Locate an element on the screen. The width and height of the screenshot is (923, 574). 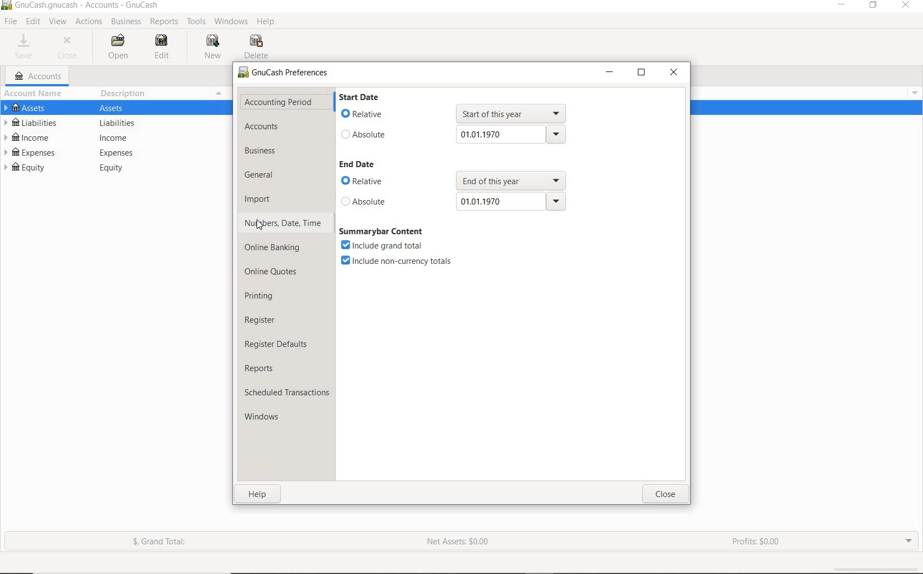
reports is located at coordinates (268, 367).